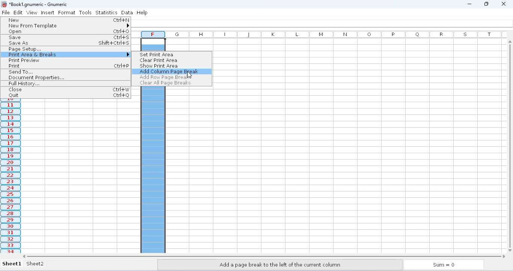 The width and height of the screenshot is (513, 271). I want to click on shortcut for save as, so click(114, 43).